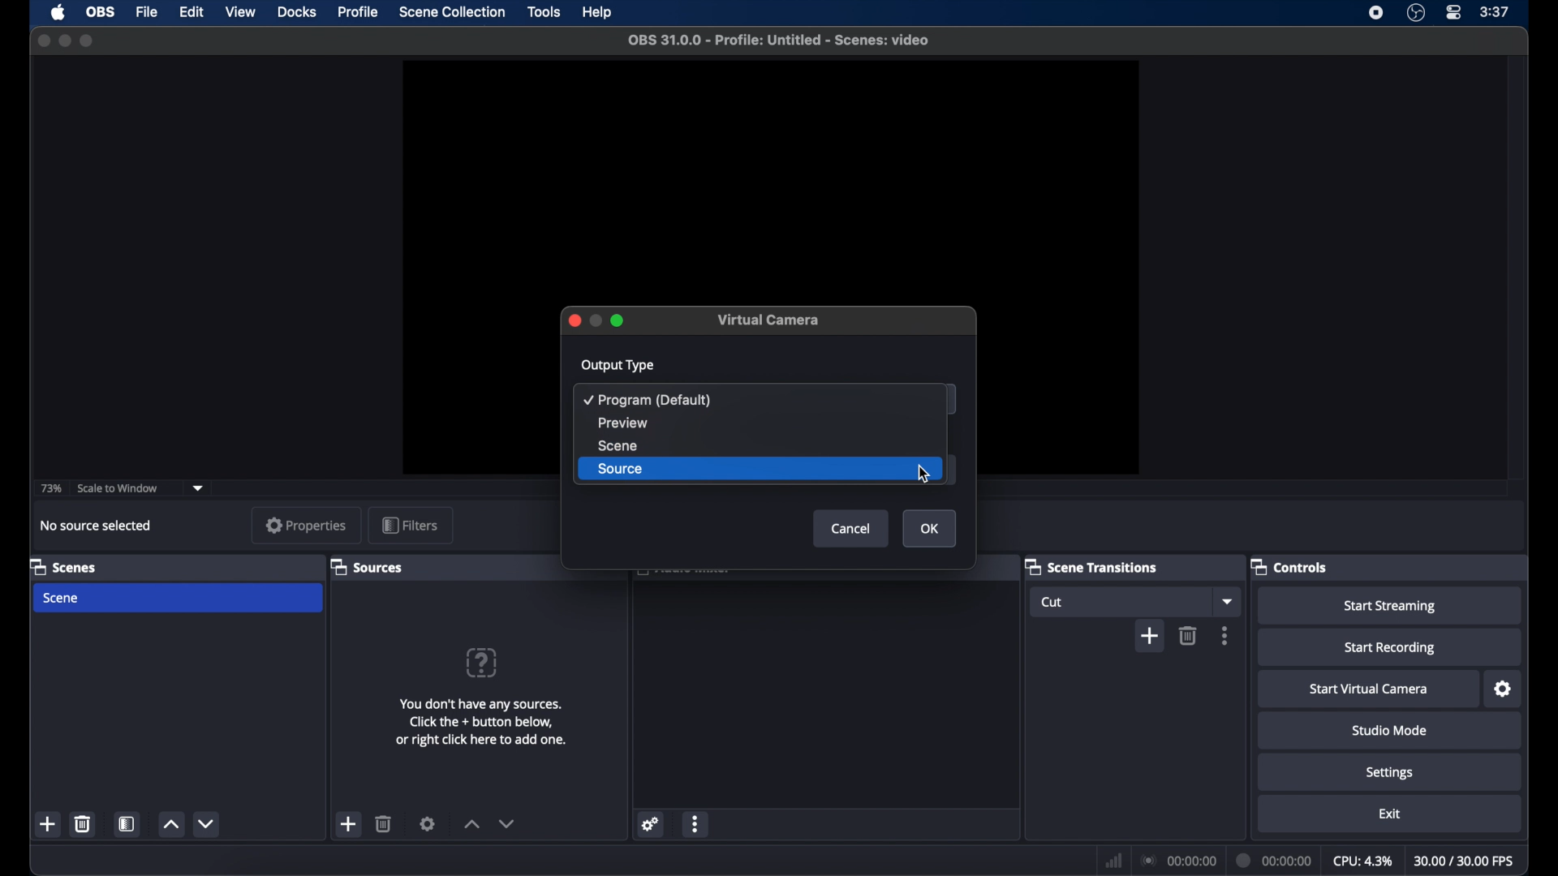  I want to click on increment, so click(471, 824).